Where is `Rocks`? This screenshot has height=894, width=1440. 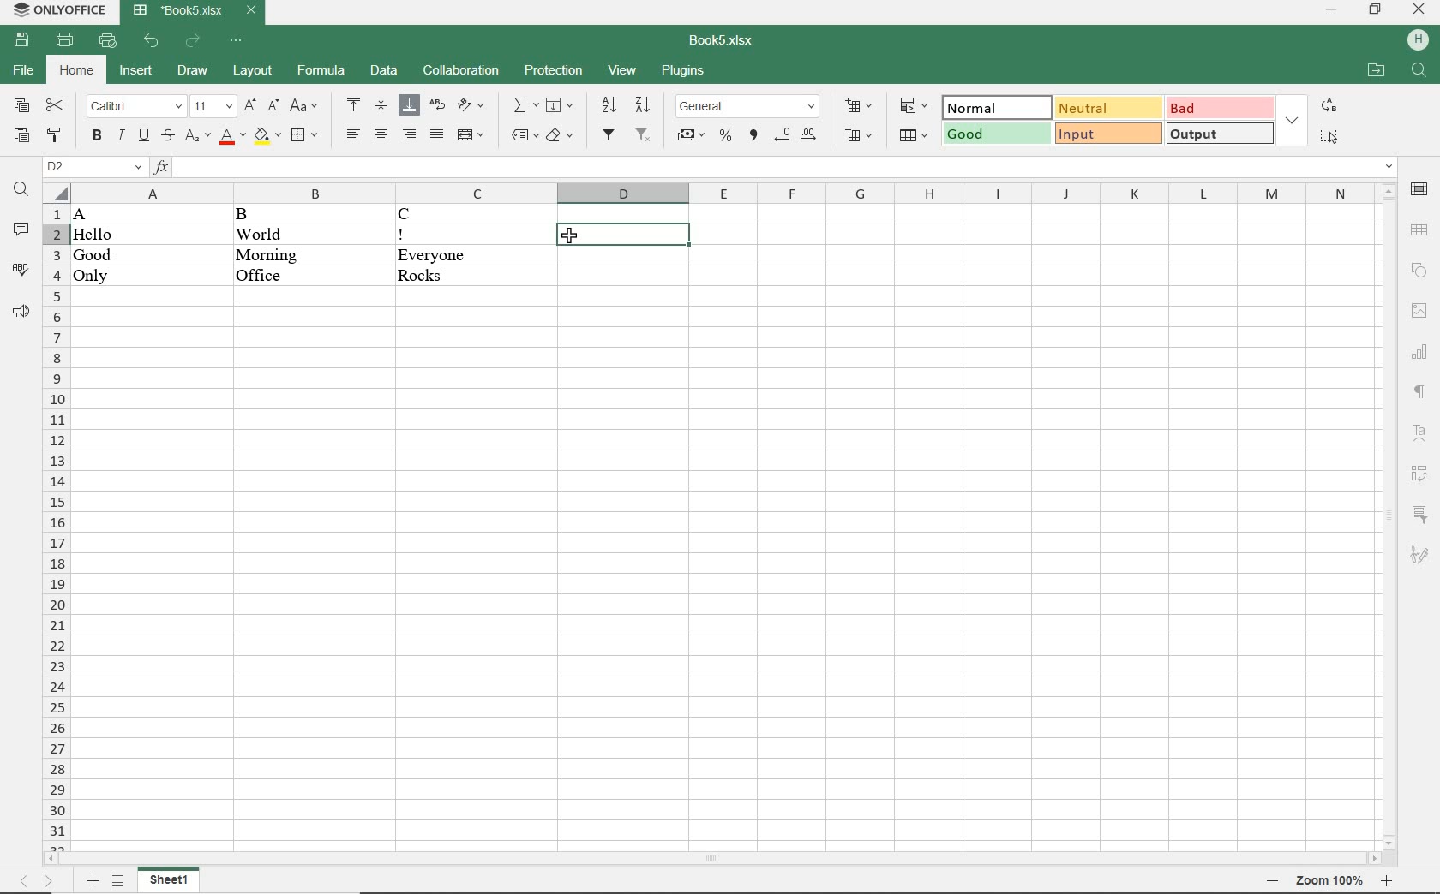 Rocks is located at coordinates (474, 277).